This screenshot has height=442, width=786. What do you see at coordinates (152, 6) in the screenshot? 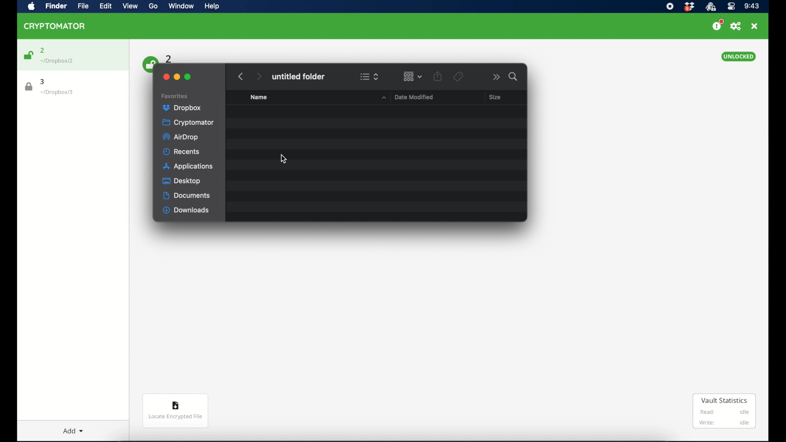
I see `go` at bounding box center [152, 6].